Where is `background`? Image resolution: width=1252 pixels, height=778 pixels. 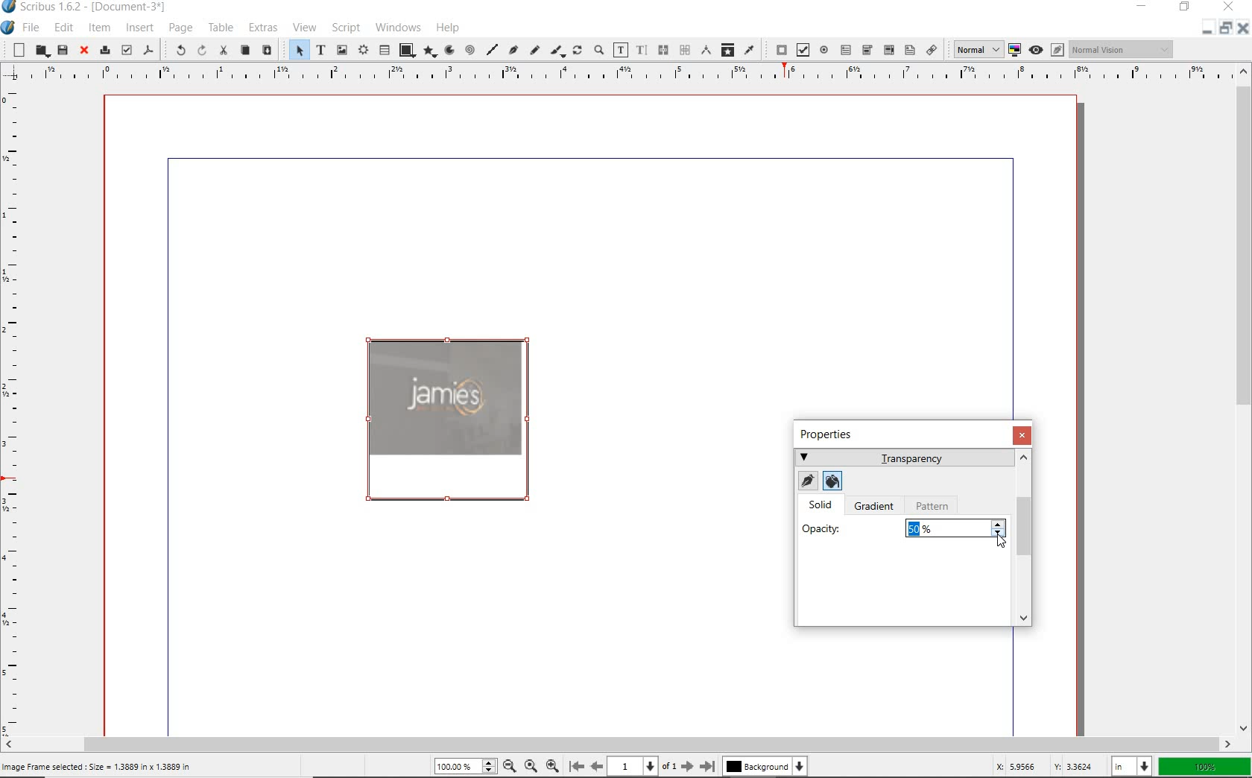 background is located at coordinates (765, 767).